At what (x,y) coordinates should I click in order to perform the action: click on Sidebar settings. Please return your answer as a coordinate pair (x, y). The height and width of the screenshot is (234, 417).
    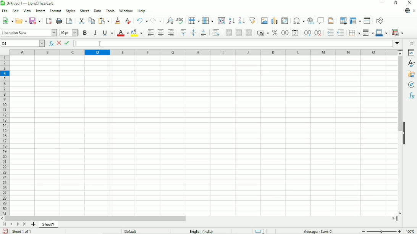
    Looking at the image, I should click on (411, 44).